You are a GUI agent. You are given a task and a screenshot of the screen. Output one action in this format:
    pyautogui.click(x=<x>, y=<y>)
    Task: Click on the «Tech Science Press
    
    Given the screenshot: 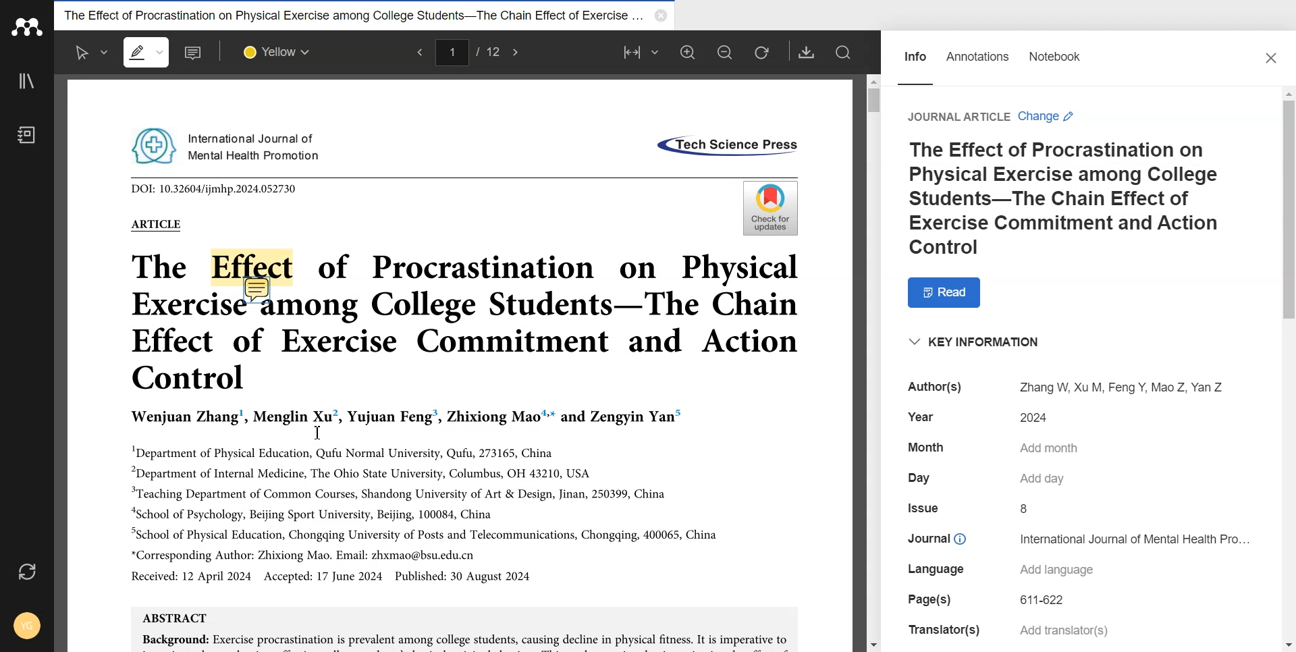 What is the action you would take?
    pyautogui.click(x=726, y=146)
    